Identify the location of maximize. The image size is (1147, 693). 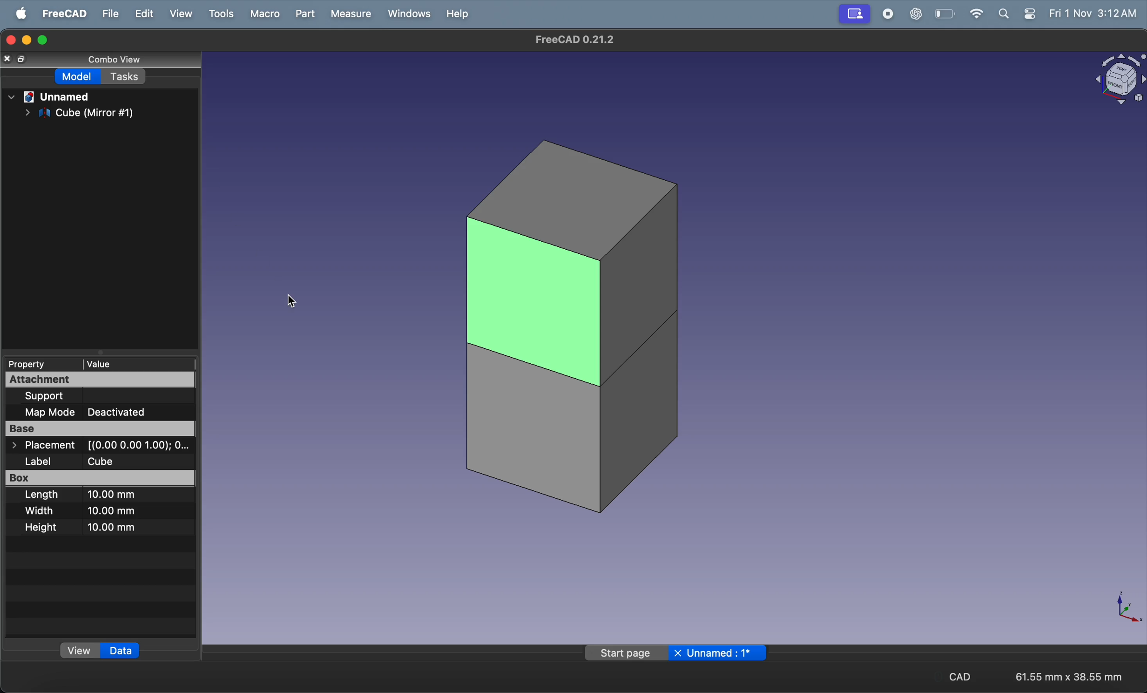
(42, 40).